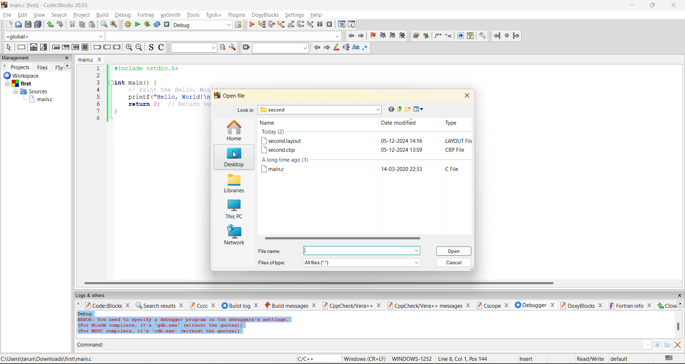 Image resolution: width=685 pixels, height=364 pixels. I want to click on cancel, so click(455, 262).